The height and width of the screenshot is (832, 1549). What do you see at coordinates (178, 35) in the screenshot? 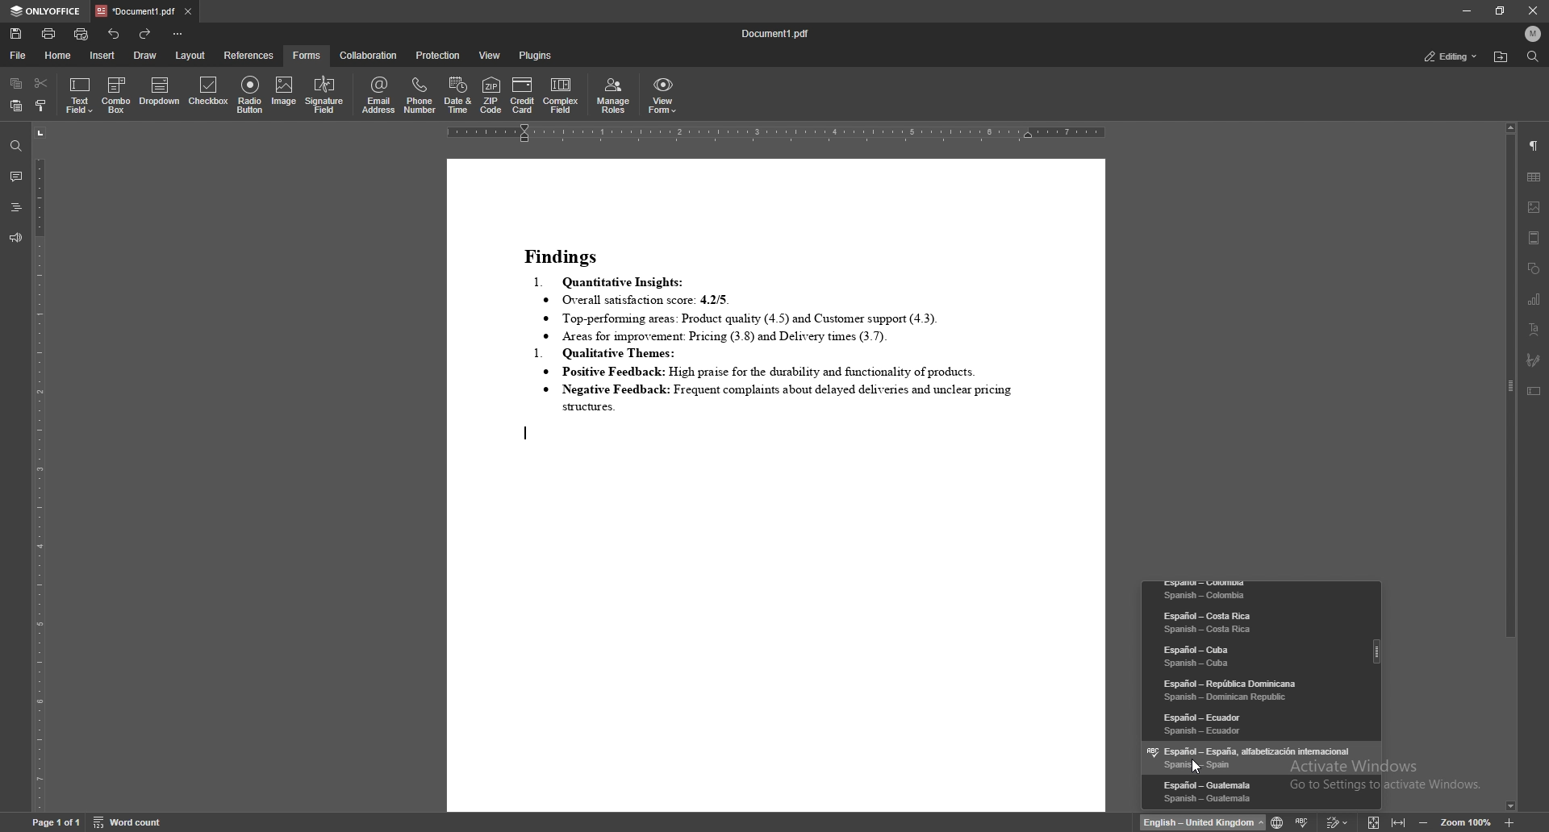
I see `customize toolbar` at bounding box center [178, 35].